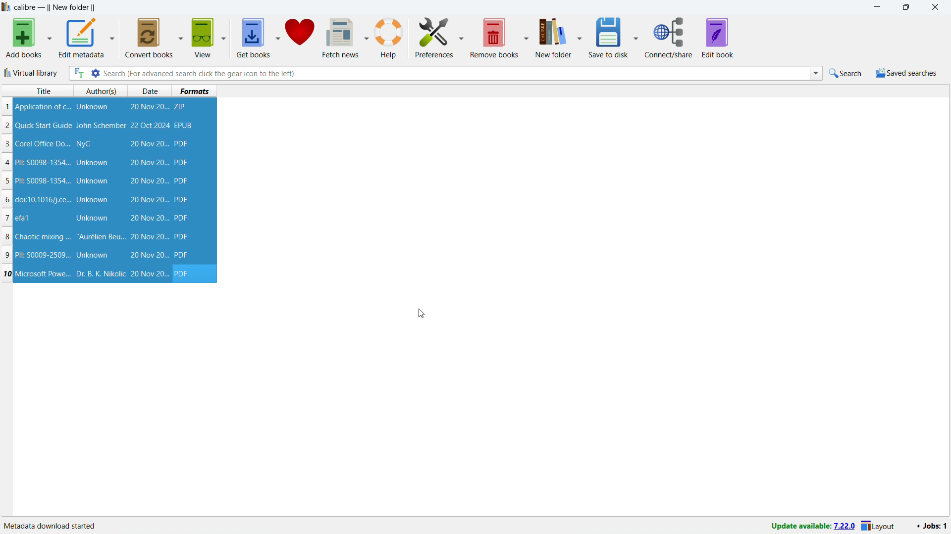 This screenshot has width=951, height=534. Describe the element at coordinates (300, 38) in the screenshot. I see `donate to calibre` at that location.